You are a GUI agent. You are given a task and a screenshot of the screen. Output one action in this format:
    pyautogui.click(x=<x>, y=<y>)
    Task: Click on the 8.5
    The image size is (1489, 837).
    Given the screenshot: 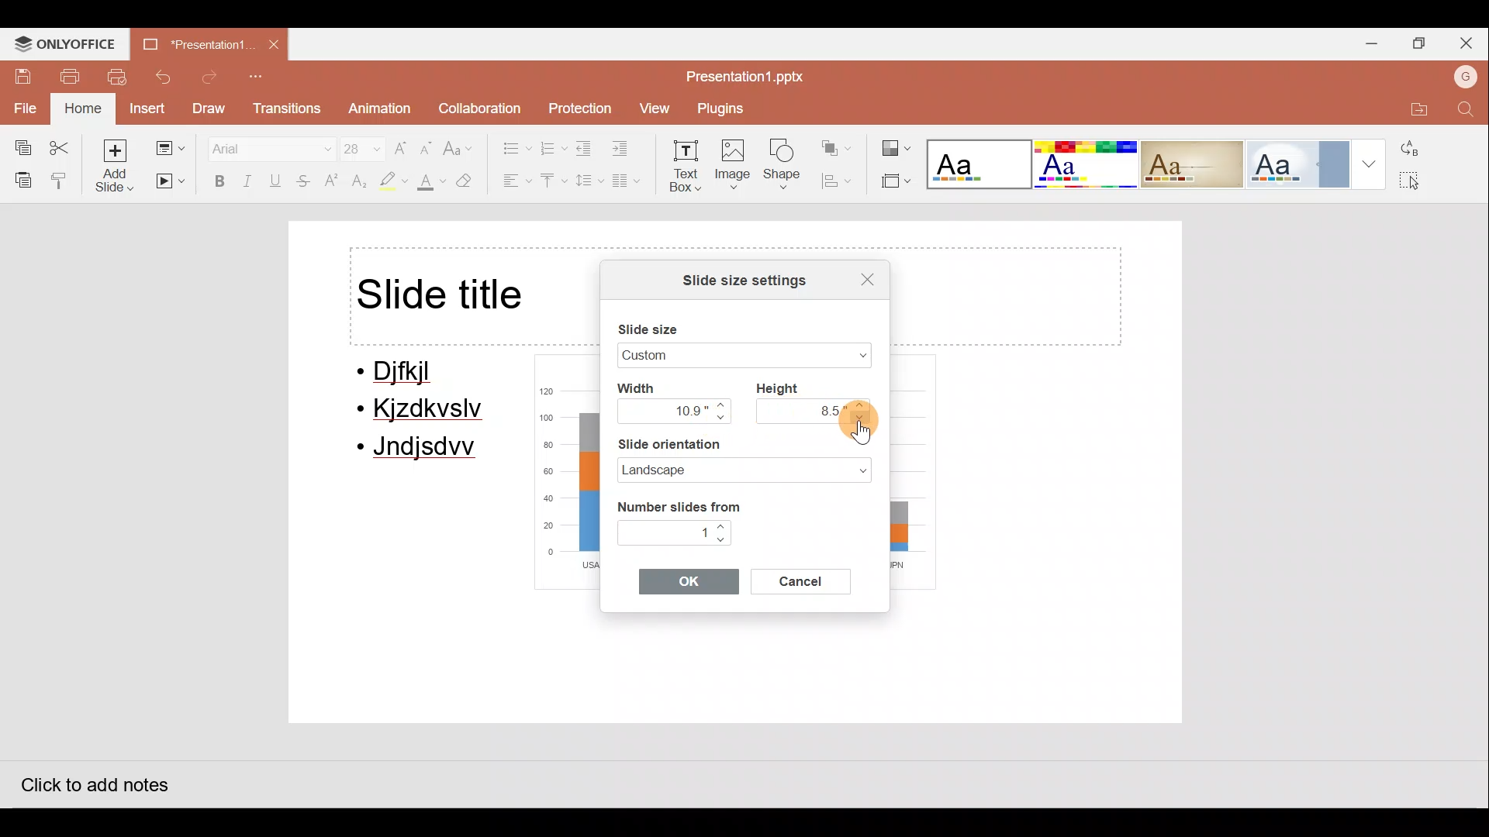 What is the action you would take?
    pyautogui.click(x=804, y=410)
    